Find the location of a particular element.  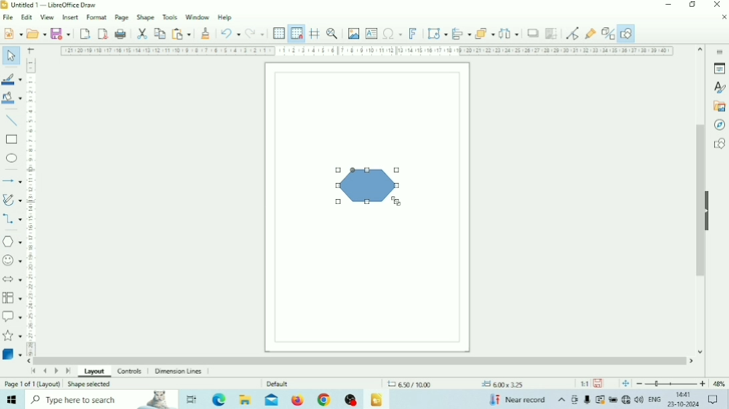

Save is located at coordinates (61, 33).